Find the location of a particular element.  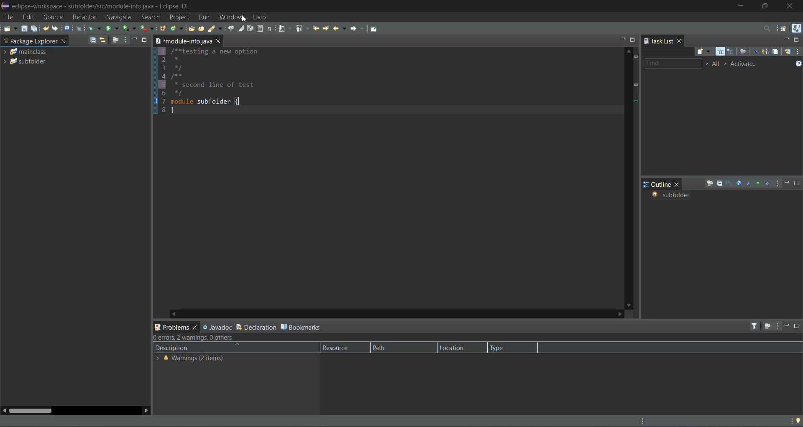

focus on active task is located at coordinates (708, 184).